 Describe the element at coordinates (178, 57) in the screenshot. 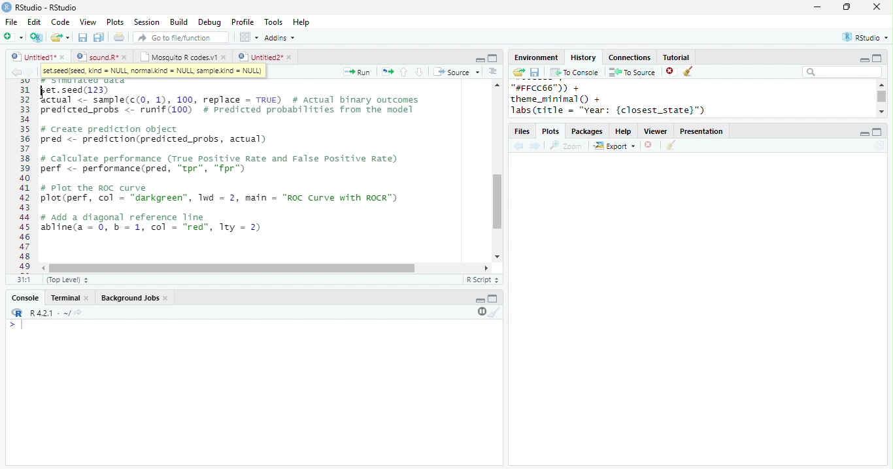

I see `Mosquito R codes.v1` at that location.